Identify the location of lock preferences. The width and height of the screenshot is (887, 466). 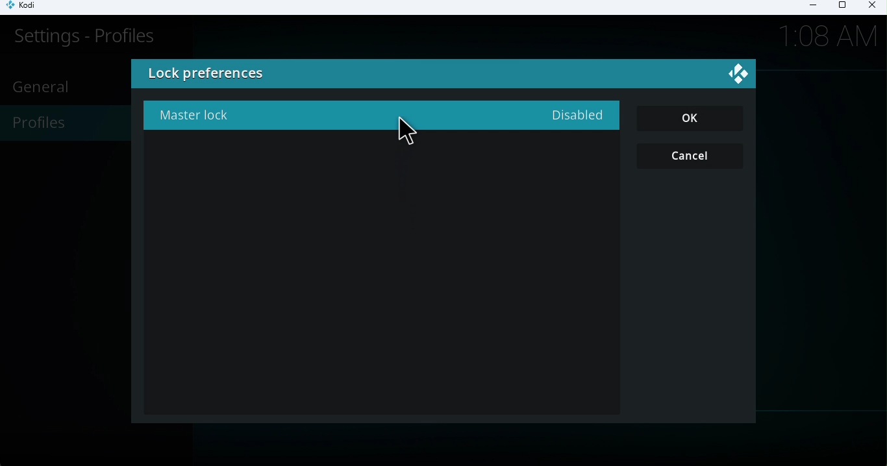
(305, 75).